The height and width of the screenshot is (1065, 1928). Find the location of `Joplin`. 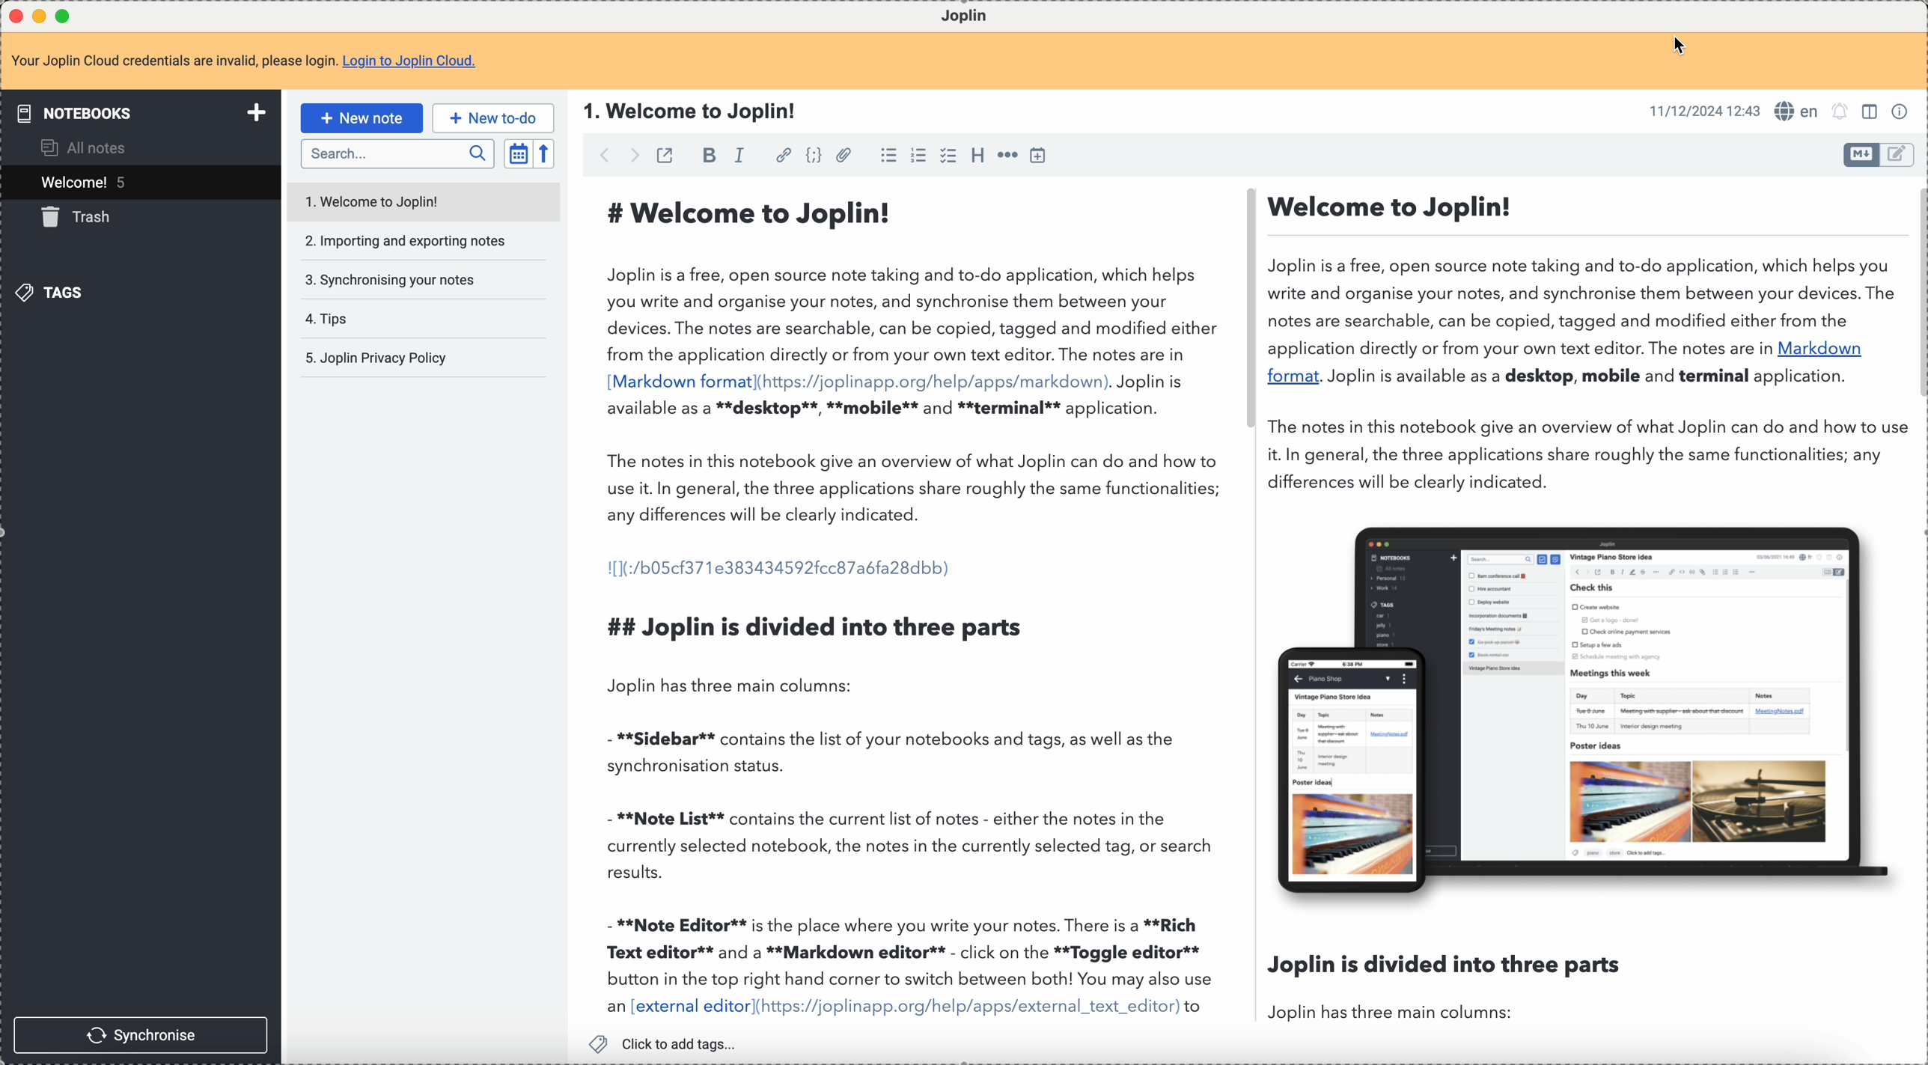

Joplin is located at coordinates (965, 14).